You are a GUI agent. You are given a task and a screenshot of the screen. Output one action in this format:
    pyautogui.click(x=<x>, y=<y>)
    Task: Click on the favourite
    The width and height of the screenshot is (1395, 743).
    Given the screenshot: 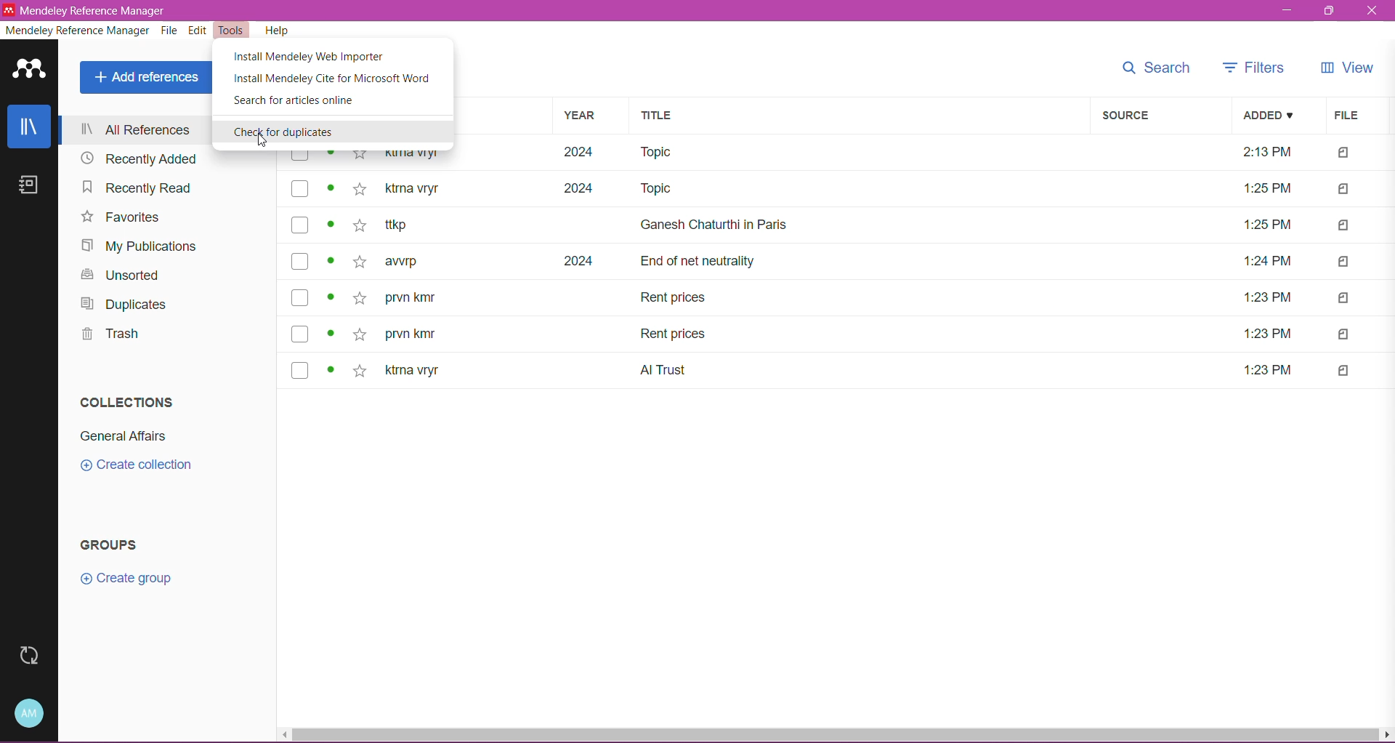 What is the action you would take?
    pyautogui.click(x=360, y=227)
    